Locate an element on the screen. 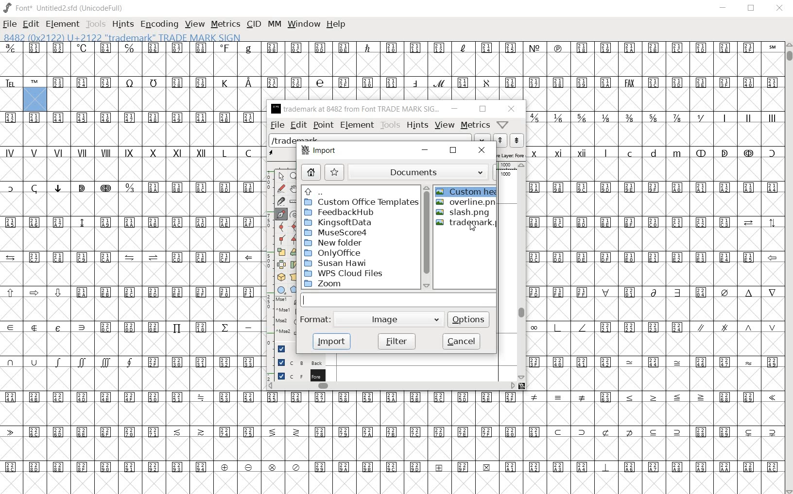 The width and height of the screenshot is (793, 494). scale the selection is located at coordinates (281, 251).